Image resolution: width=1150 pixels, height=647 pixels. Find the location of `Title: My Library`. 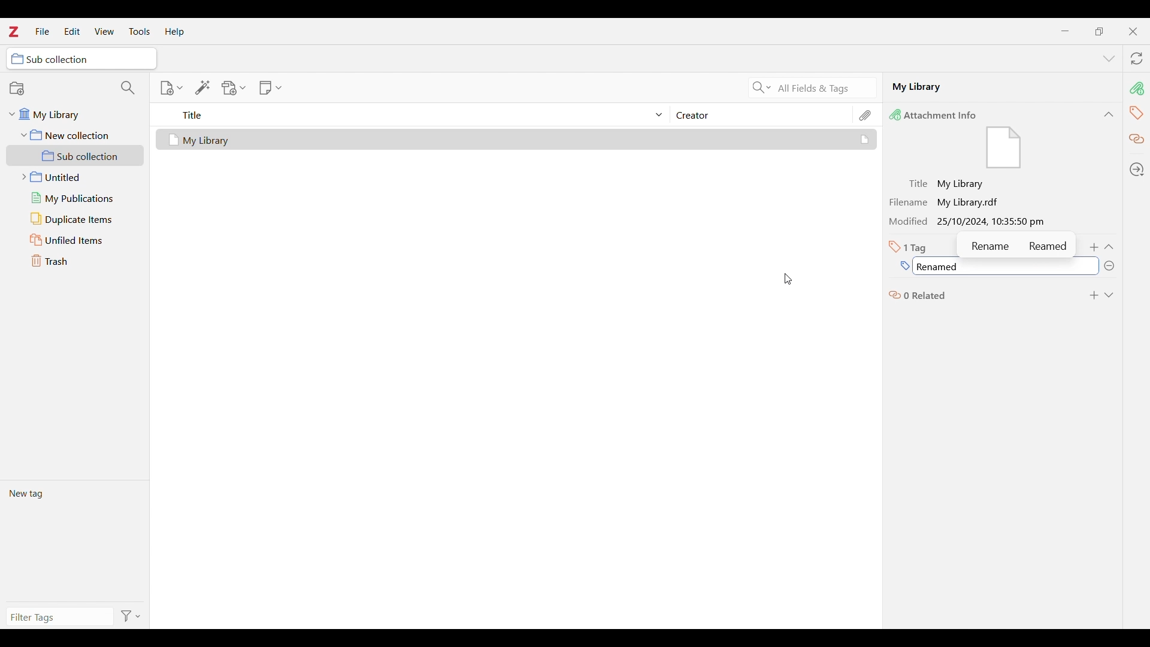

Title: My Library is located at coordinates (948, 184).